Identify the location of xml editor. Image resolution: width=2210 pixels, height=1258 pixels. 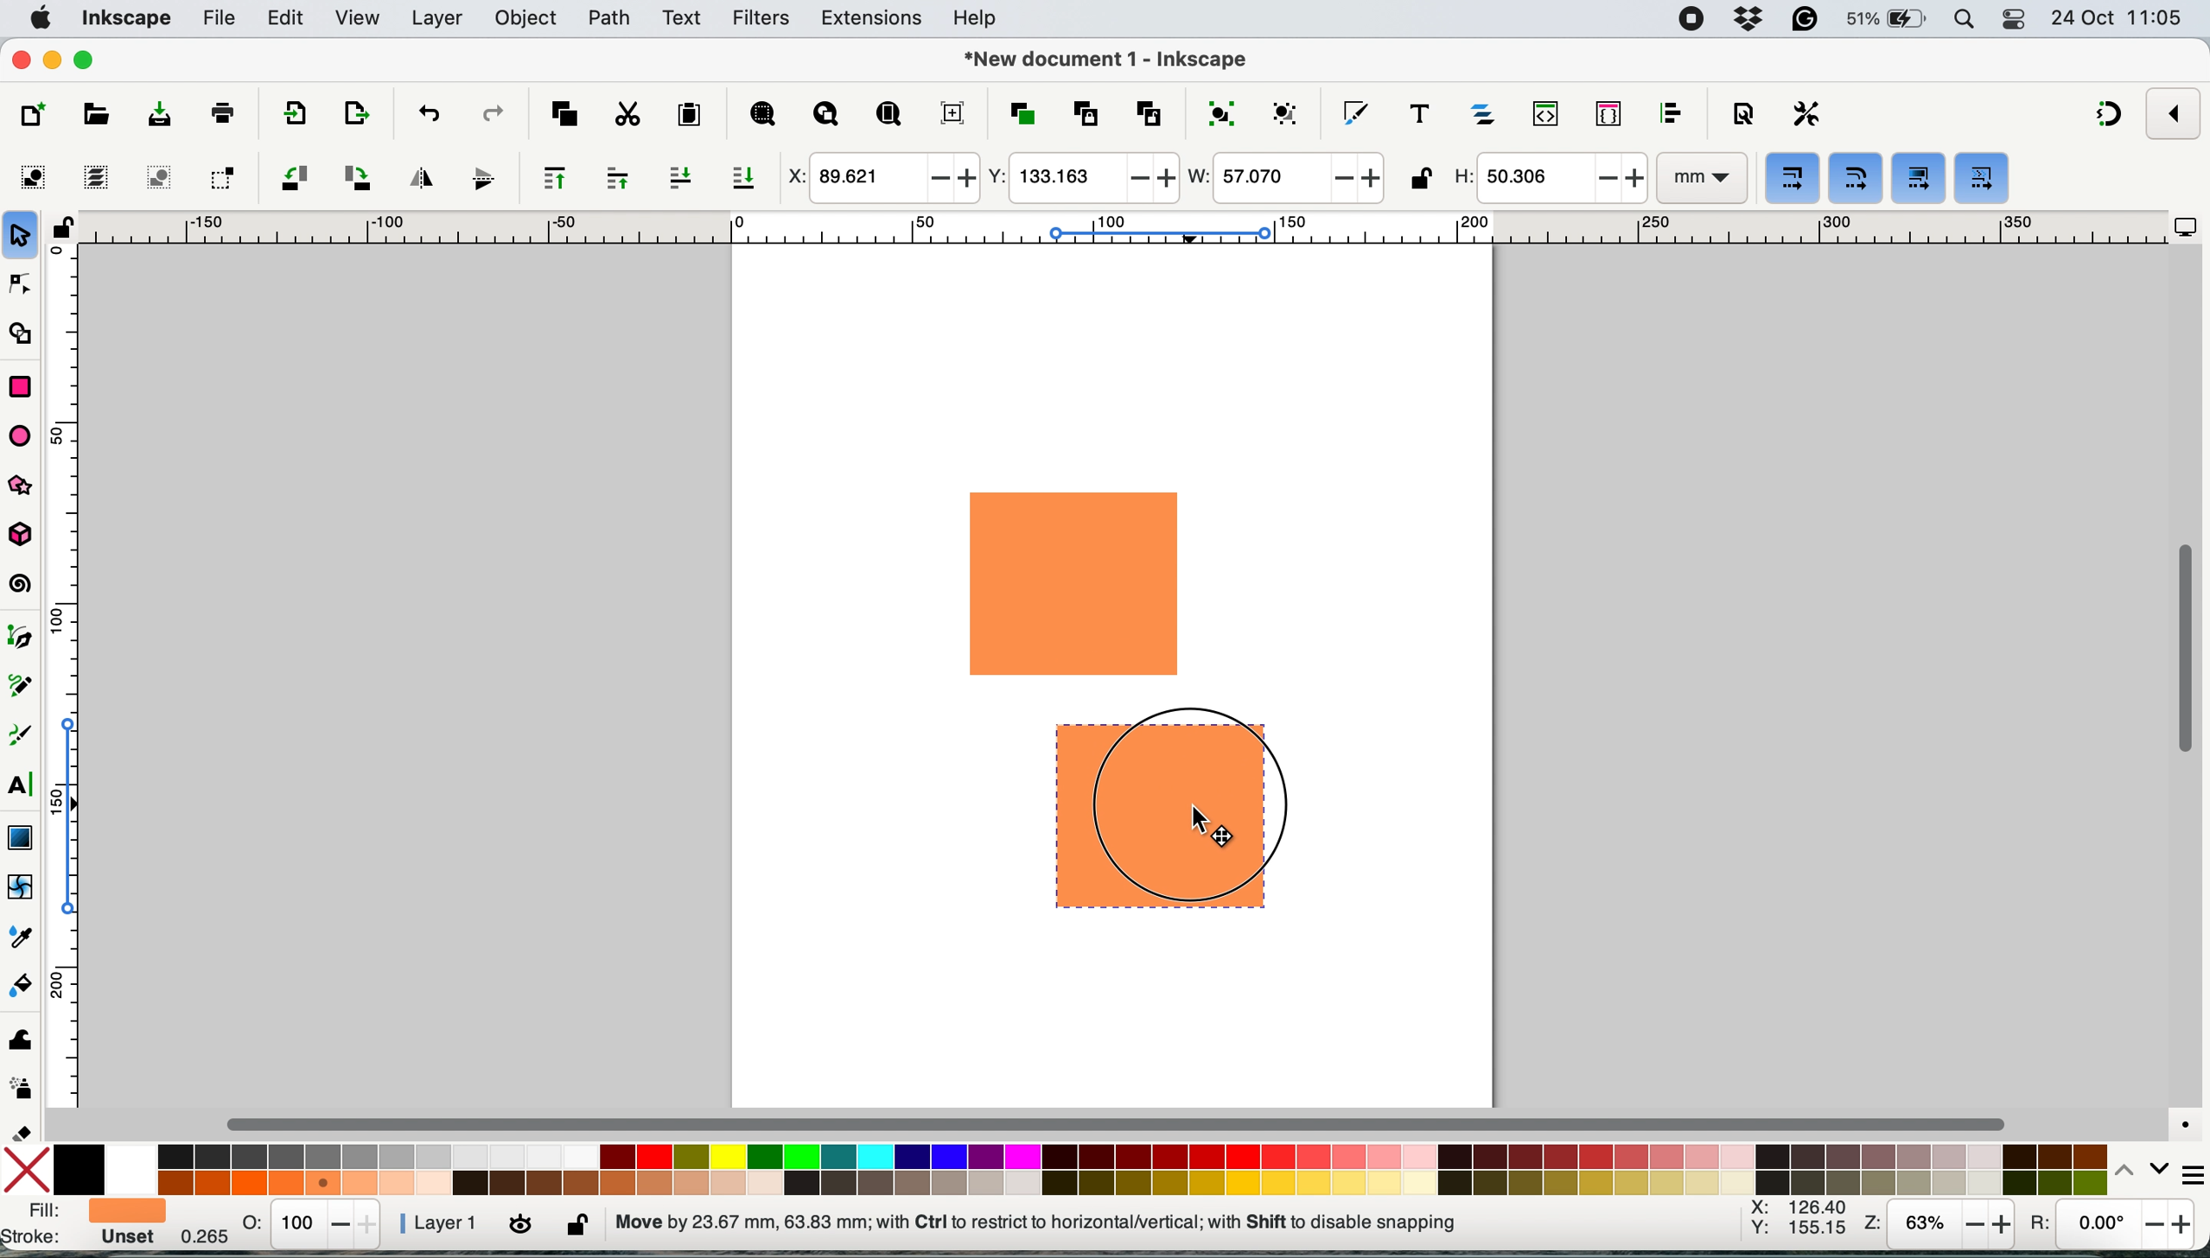
(1542, 114).